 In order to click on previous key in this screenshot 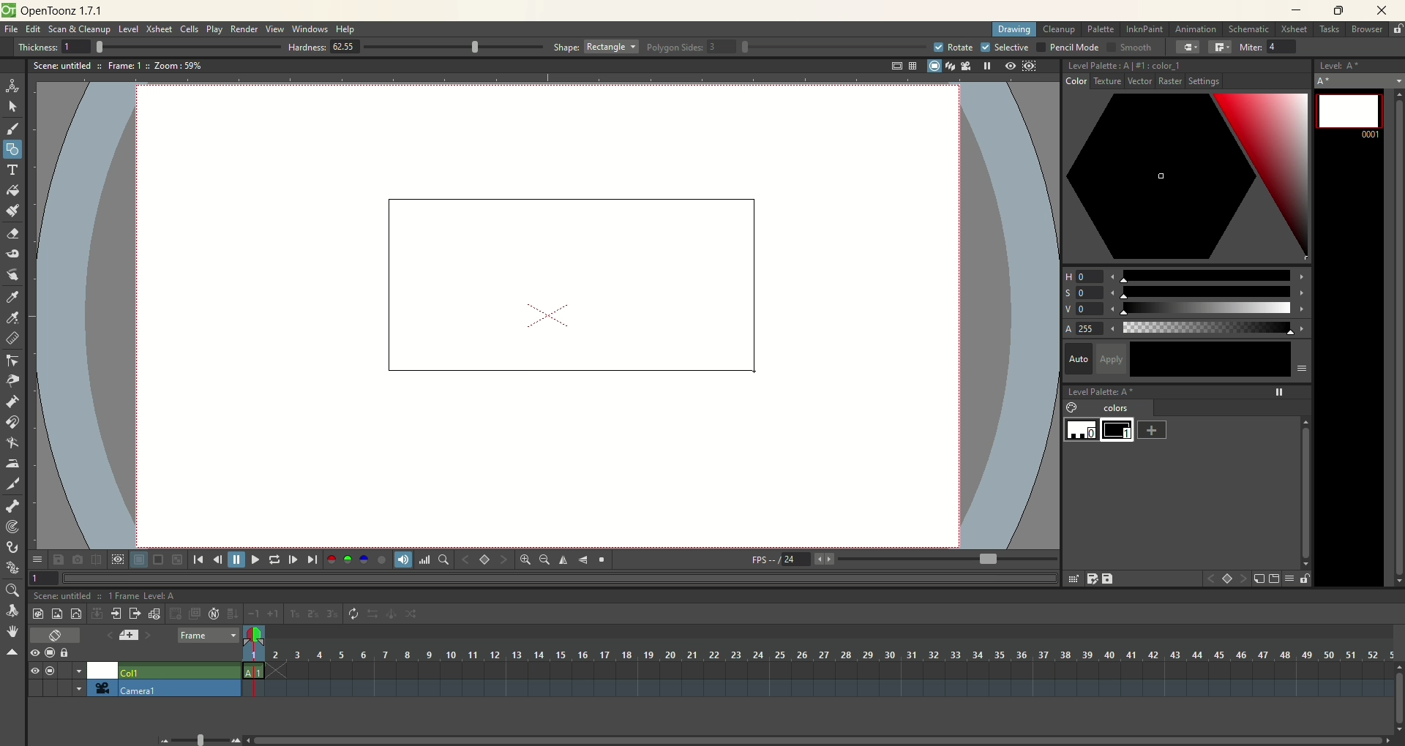, I will do `click(466, 559)`.